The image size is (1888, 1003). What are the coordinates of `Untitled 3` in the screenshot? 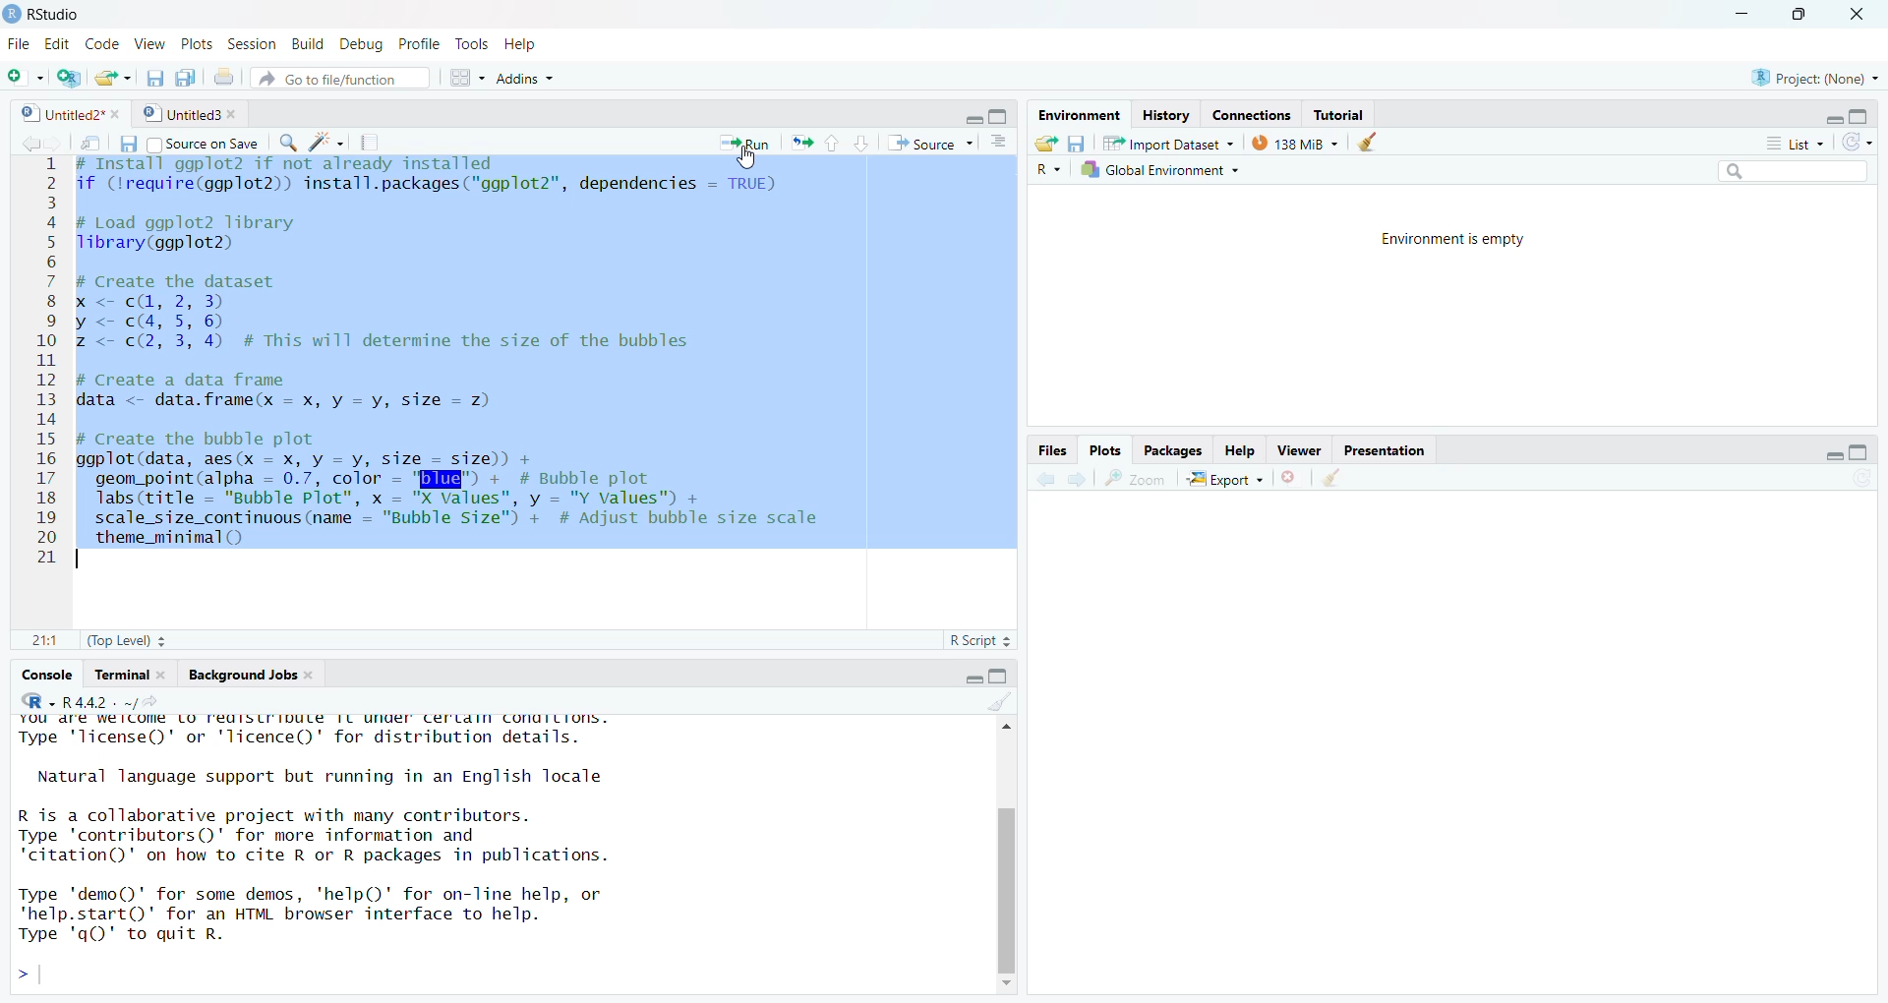 It's located at (190, 113).